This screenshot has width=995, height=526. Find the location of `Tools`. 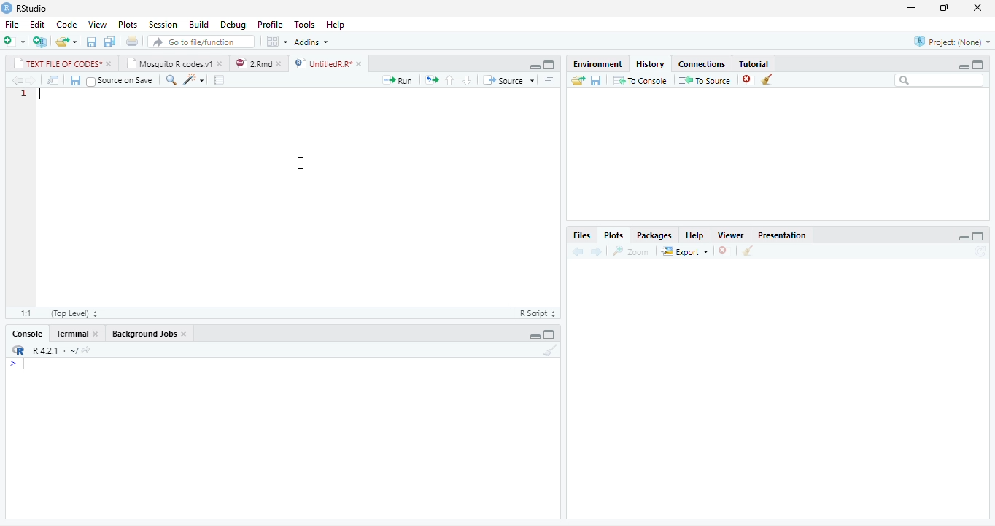

Tools is located at coordinates (306, 25).